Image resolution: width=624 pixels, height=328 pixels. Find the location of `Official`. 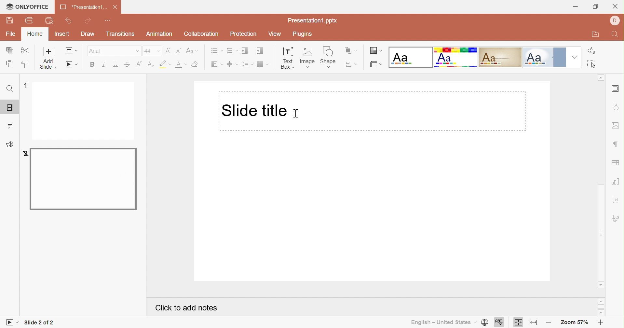

Official is located at coordinates (545, 58).